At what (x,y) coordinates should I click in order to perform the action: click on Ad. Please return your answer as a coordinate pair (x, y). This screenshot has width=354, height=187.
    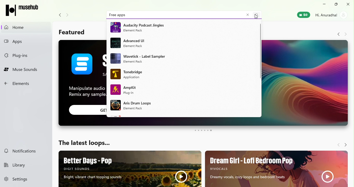
    Looking at the image, I should click on (183, 59).